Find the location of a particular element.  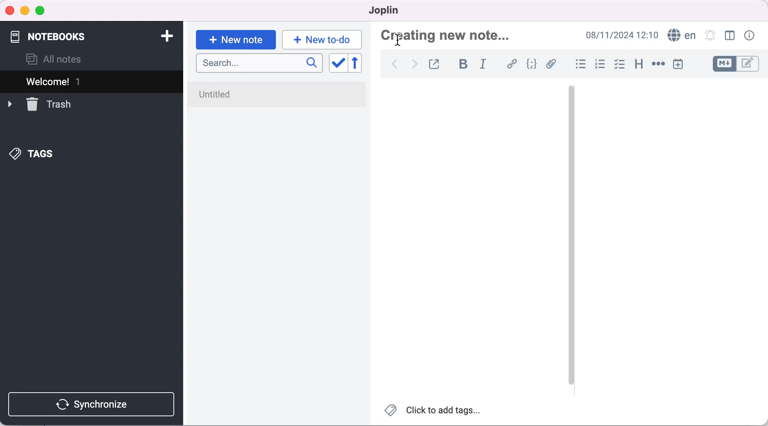

all notes is located at coordinates (62, 58).